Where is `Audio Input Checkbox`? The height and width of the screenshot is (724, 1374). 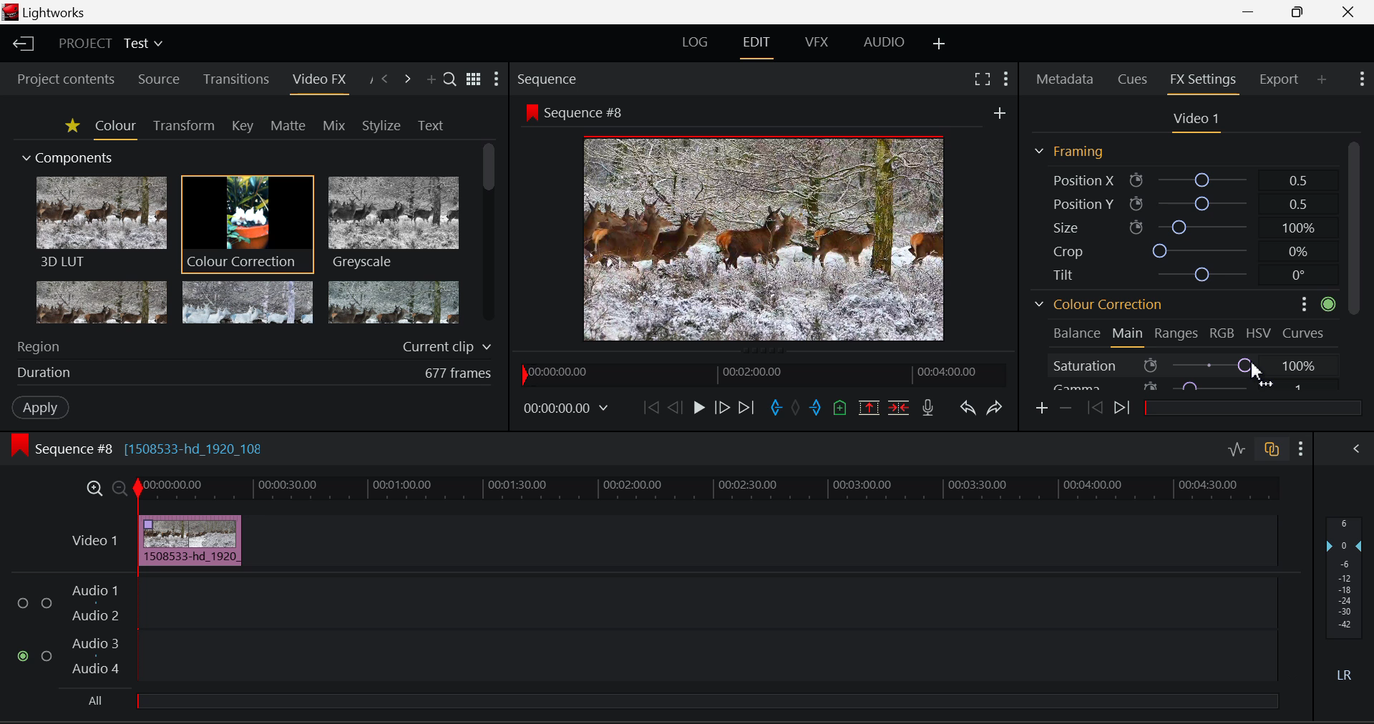 Audio Input Checkbox is located at coordinates (47, 655).